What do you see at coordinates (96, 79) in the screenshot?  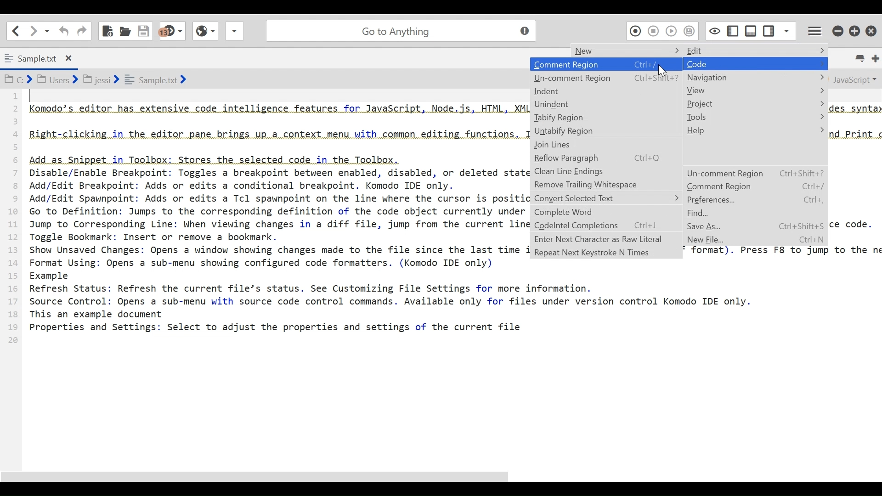 I see `Show in location` at bounding box center [96, 79].